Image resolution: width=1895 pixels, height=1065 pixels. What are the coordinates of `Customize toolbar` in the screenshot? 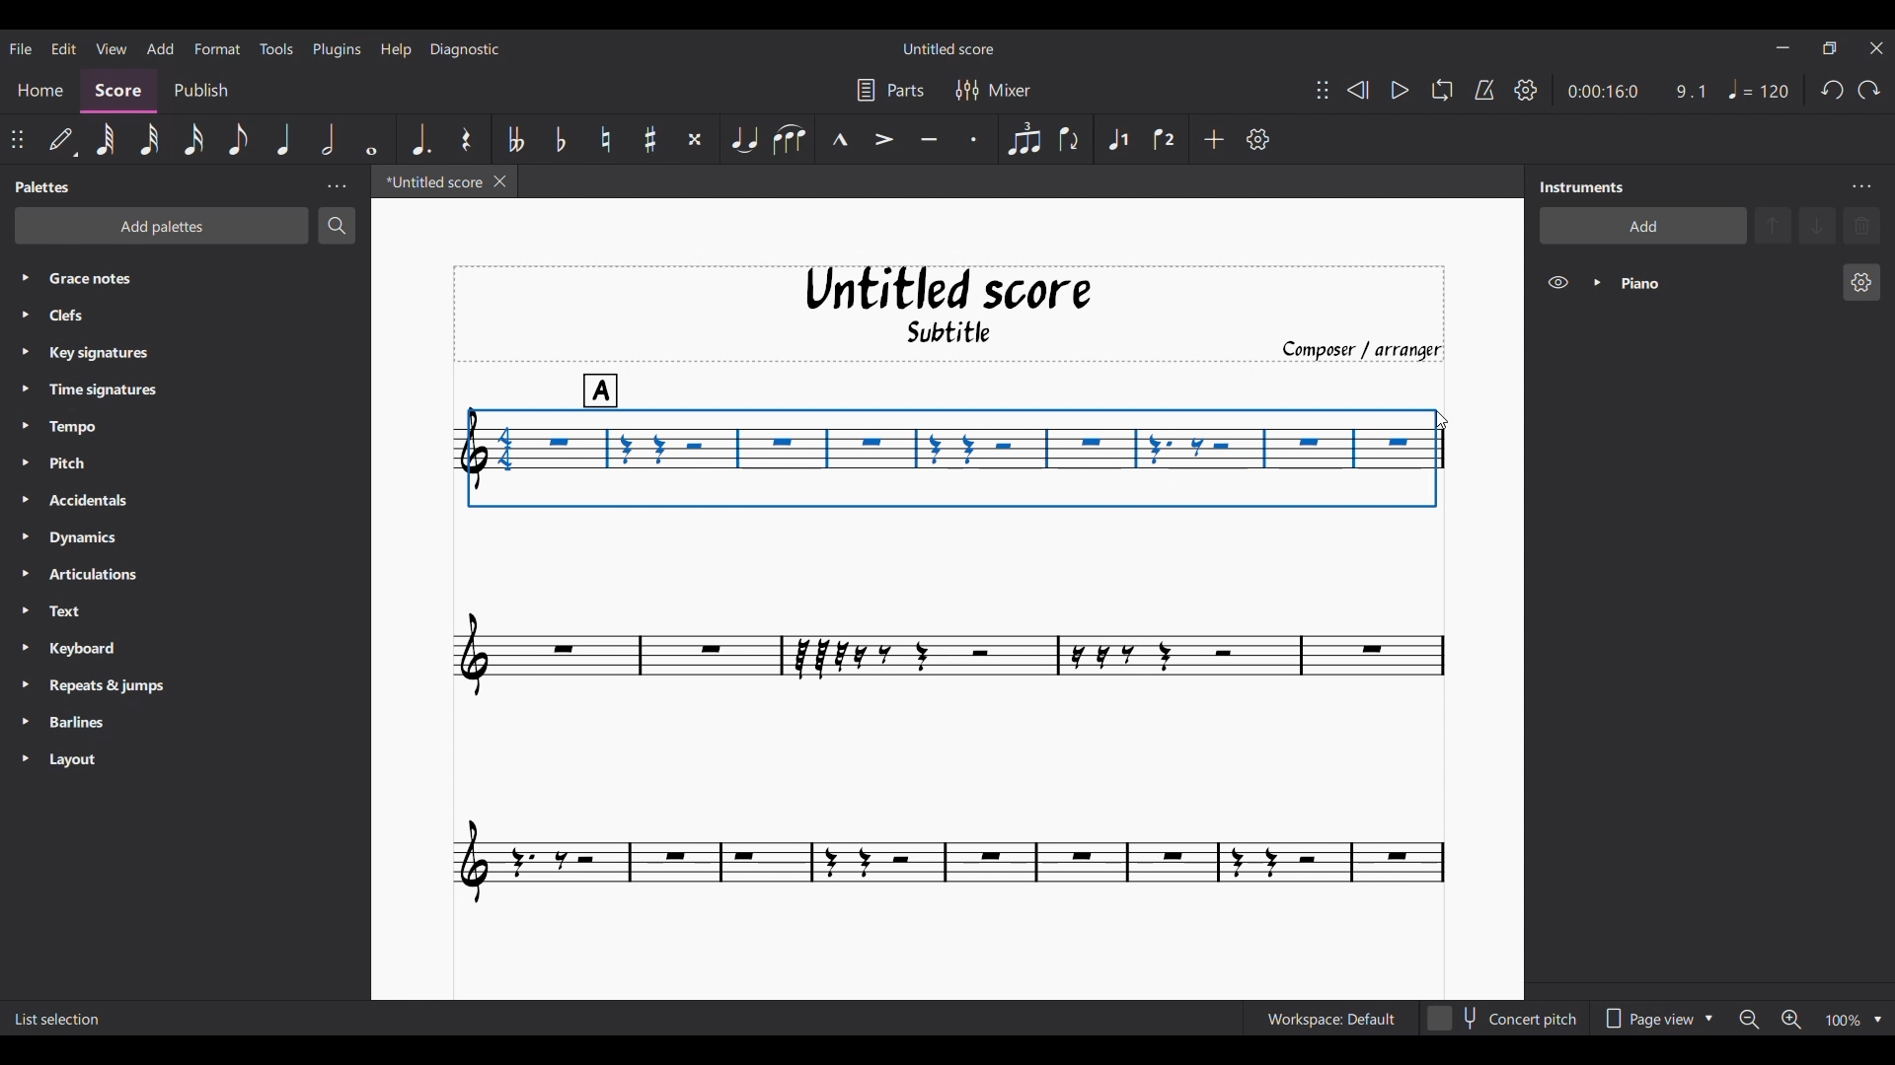 It's located at (1258, 139).